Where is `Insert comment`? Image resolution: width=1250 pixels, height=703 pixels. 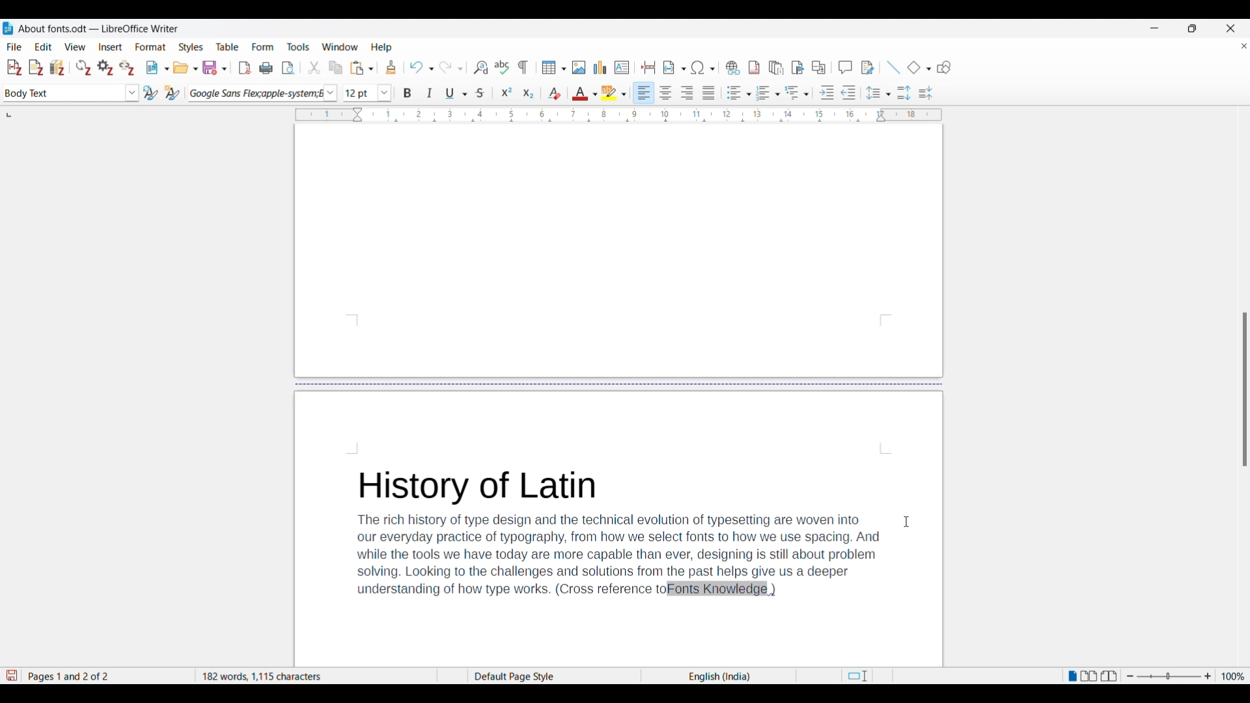 Insert comment is located at coordinates (845, 67).